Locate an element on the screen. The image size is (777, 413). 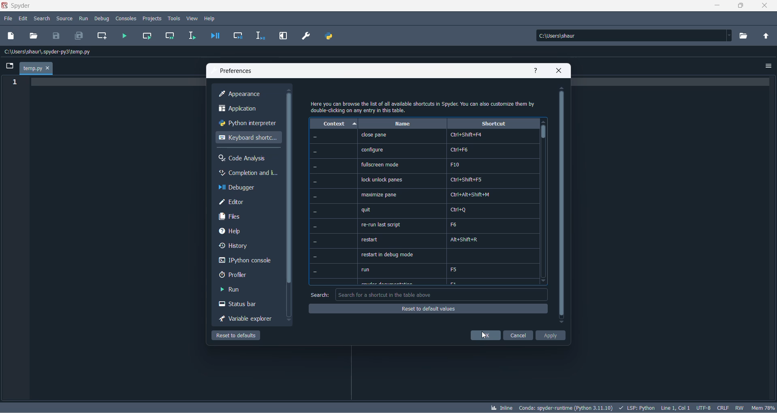
status bar is located at coordinates (243, 305).